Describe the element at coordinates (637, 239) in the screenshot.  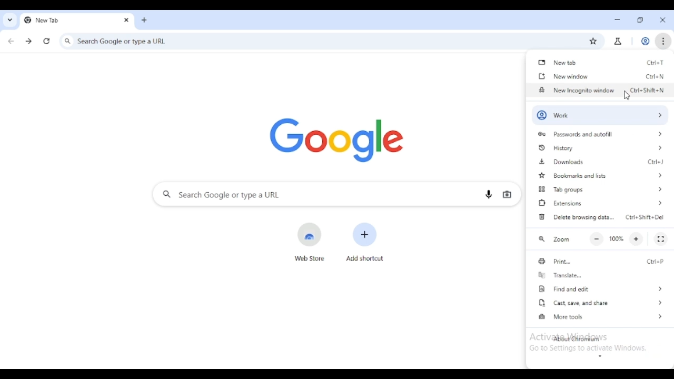
I see `make text larger` at that location.